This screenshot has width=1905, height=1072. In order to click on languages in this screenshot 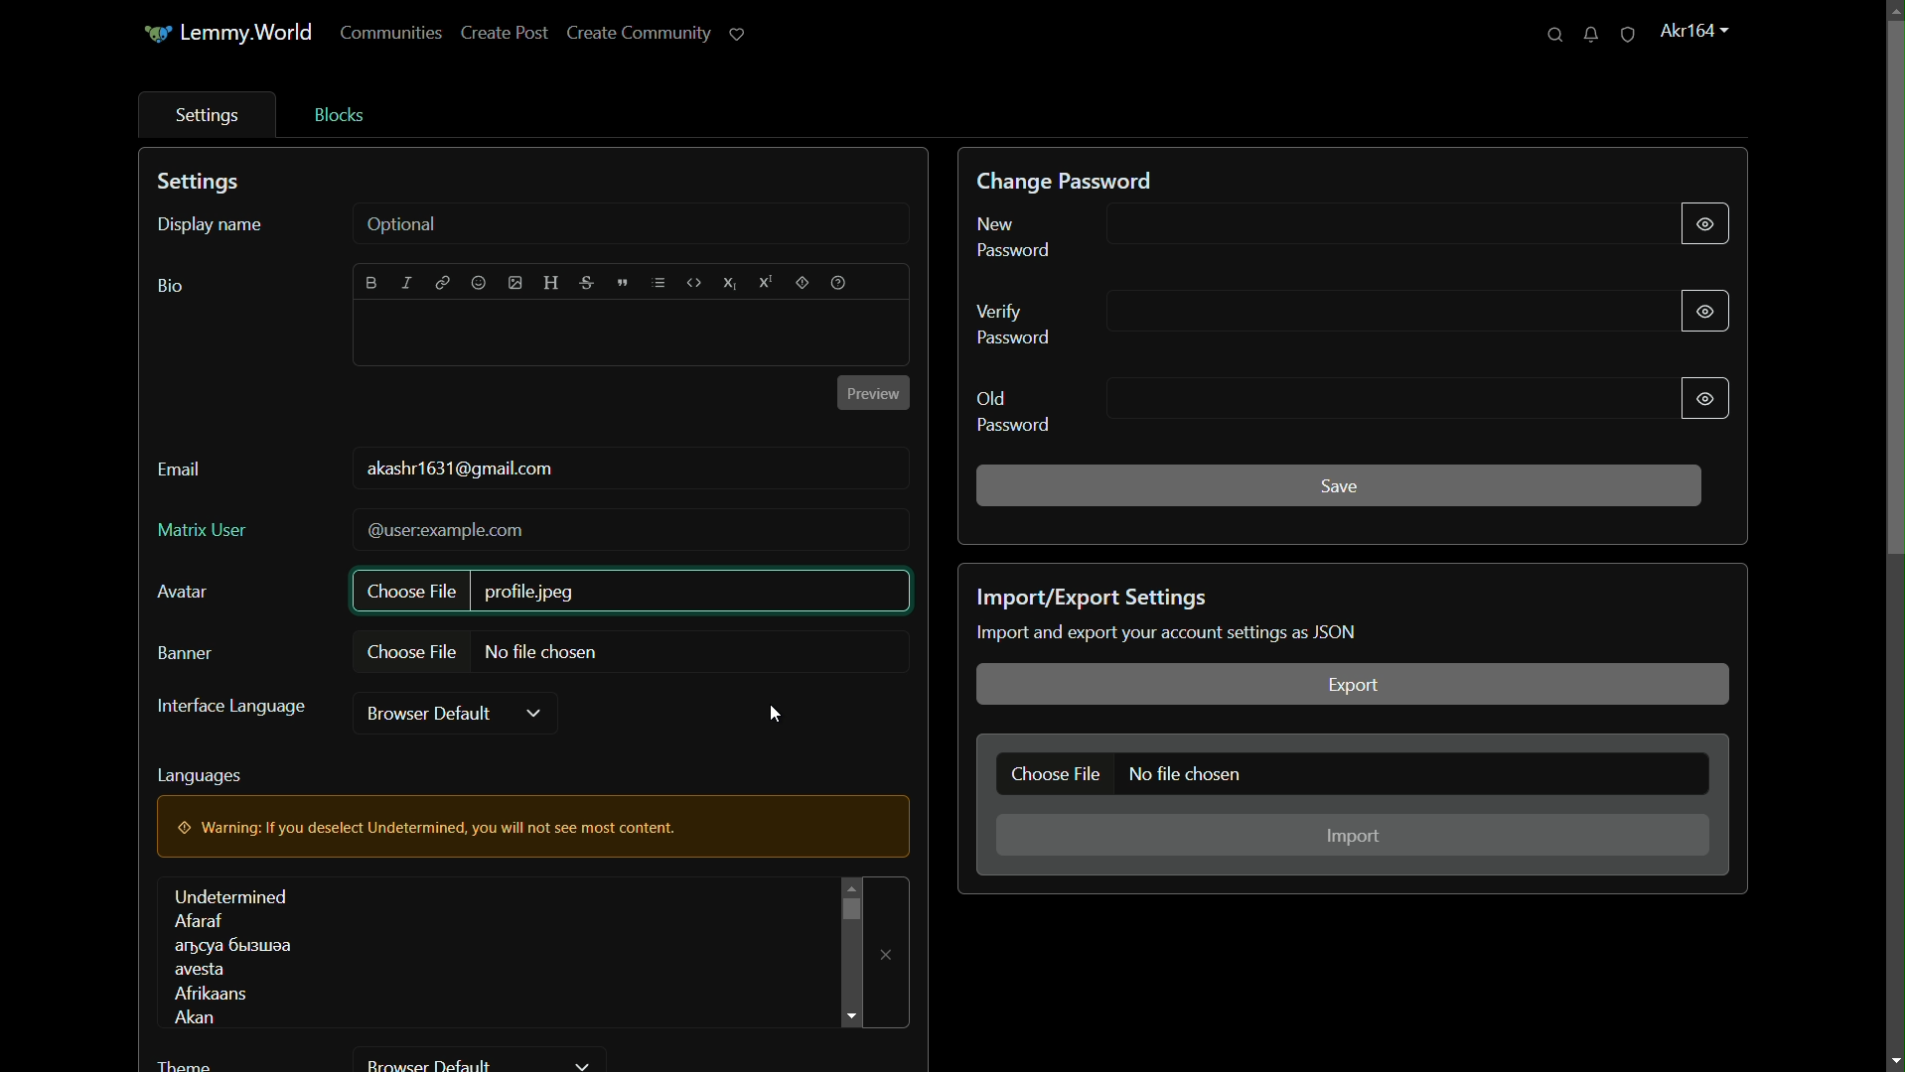, I will do `click(201, 776)`.